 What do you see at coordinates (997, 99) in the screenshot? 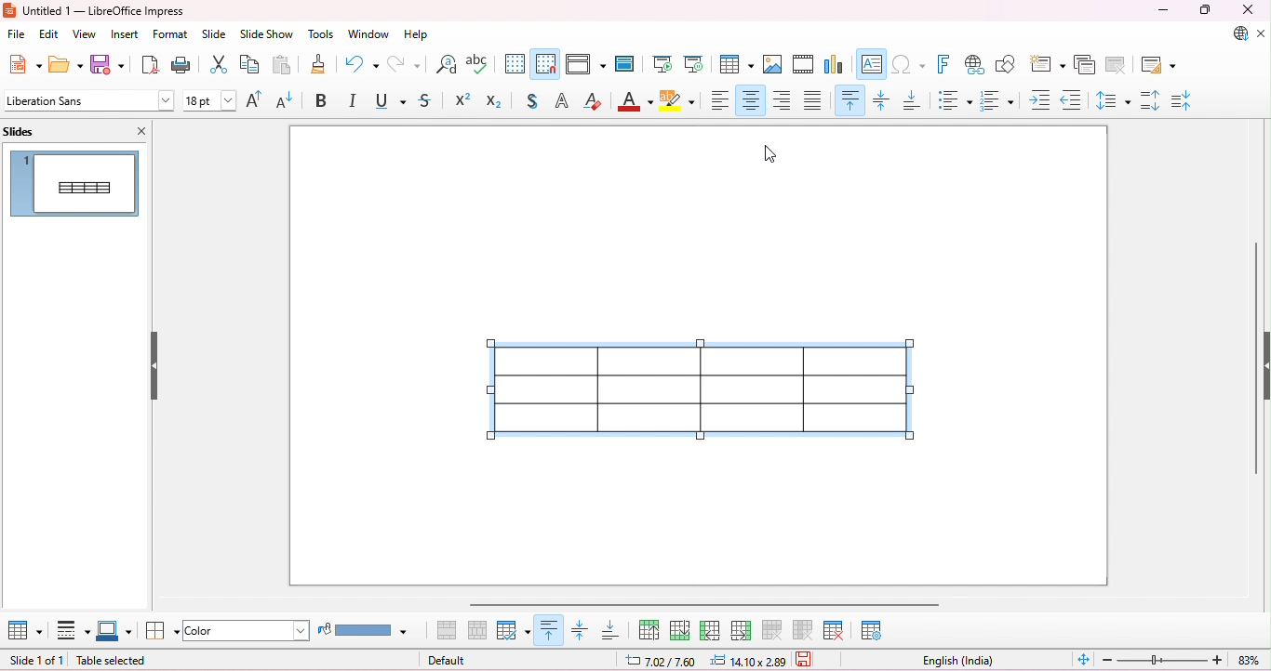
I see `numbered style` at bounding box center [997, 99].